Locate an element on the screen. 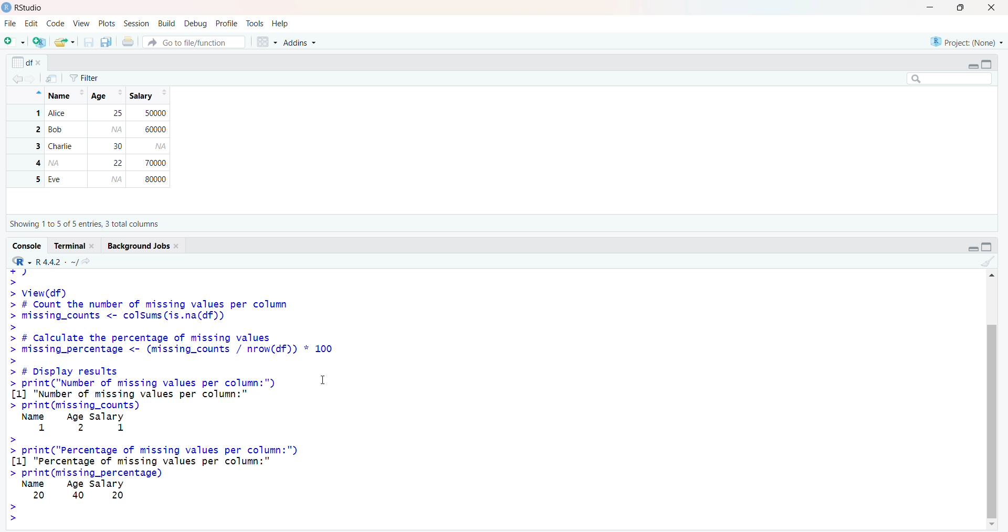 The height and width of the screenshot is (532, 1008). Age is located at coordinates (107, 95).